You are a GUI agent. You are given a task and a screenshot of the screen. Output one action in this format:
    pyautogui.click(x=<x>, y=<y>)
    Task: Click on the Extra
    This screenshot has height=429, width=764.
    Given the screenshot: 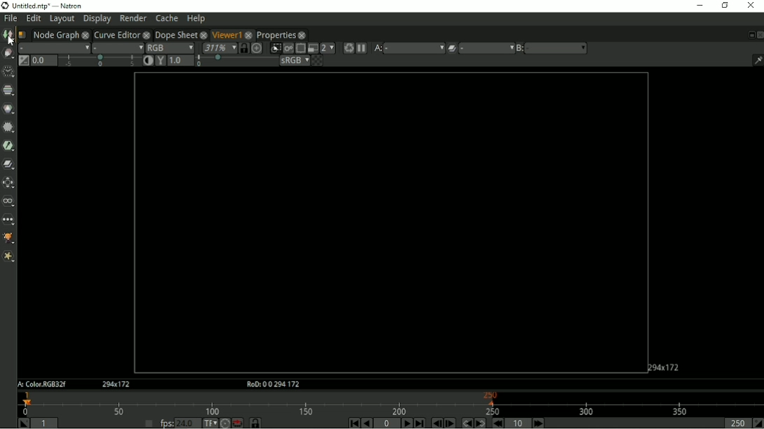 What is the action you would take?
    pyautogui.click(x=8, y=257)
    